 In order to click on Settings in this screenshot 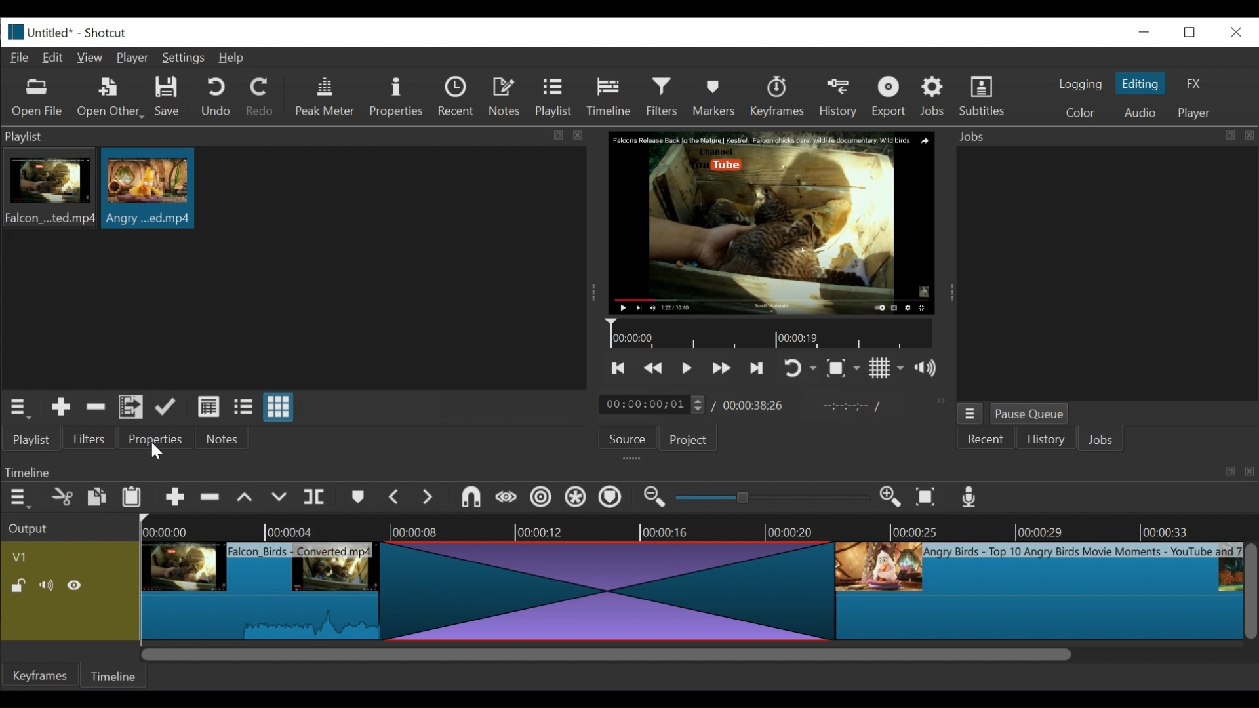, I will do `click(186, 60)`.